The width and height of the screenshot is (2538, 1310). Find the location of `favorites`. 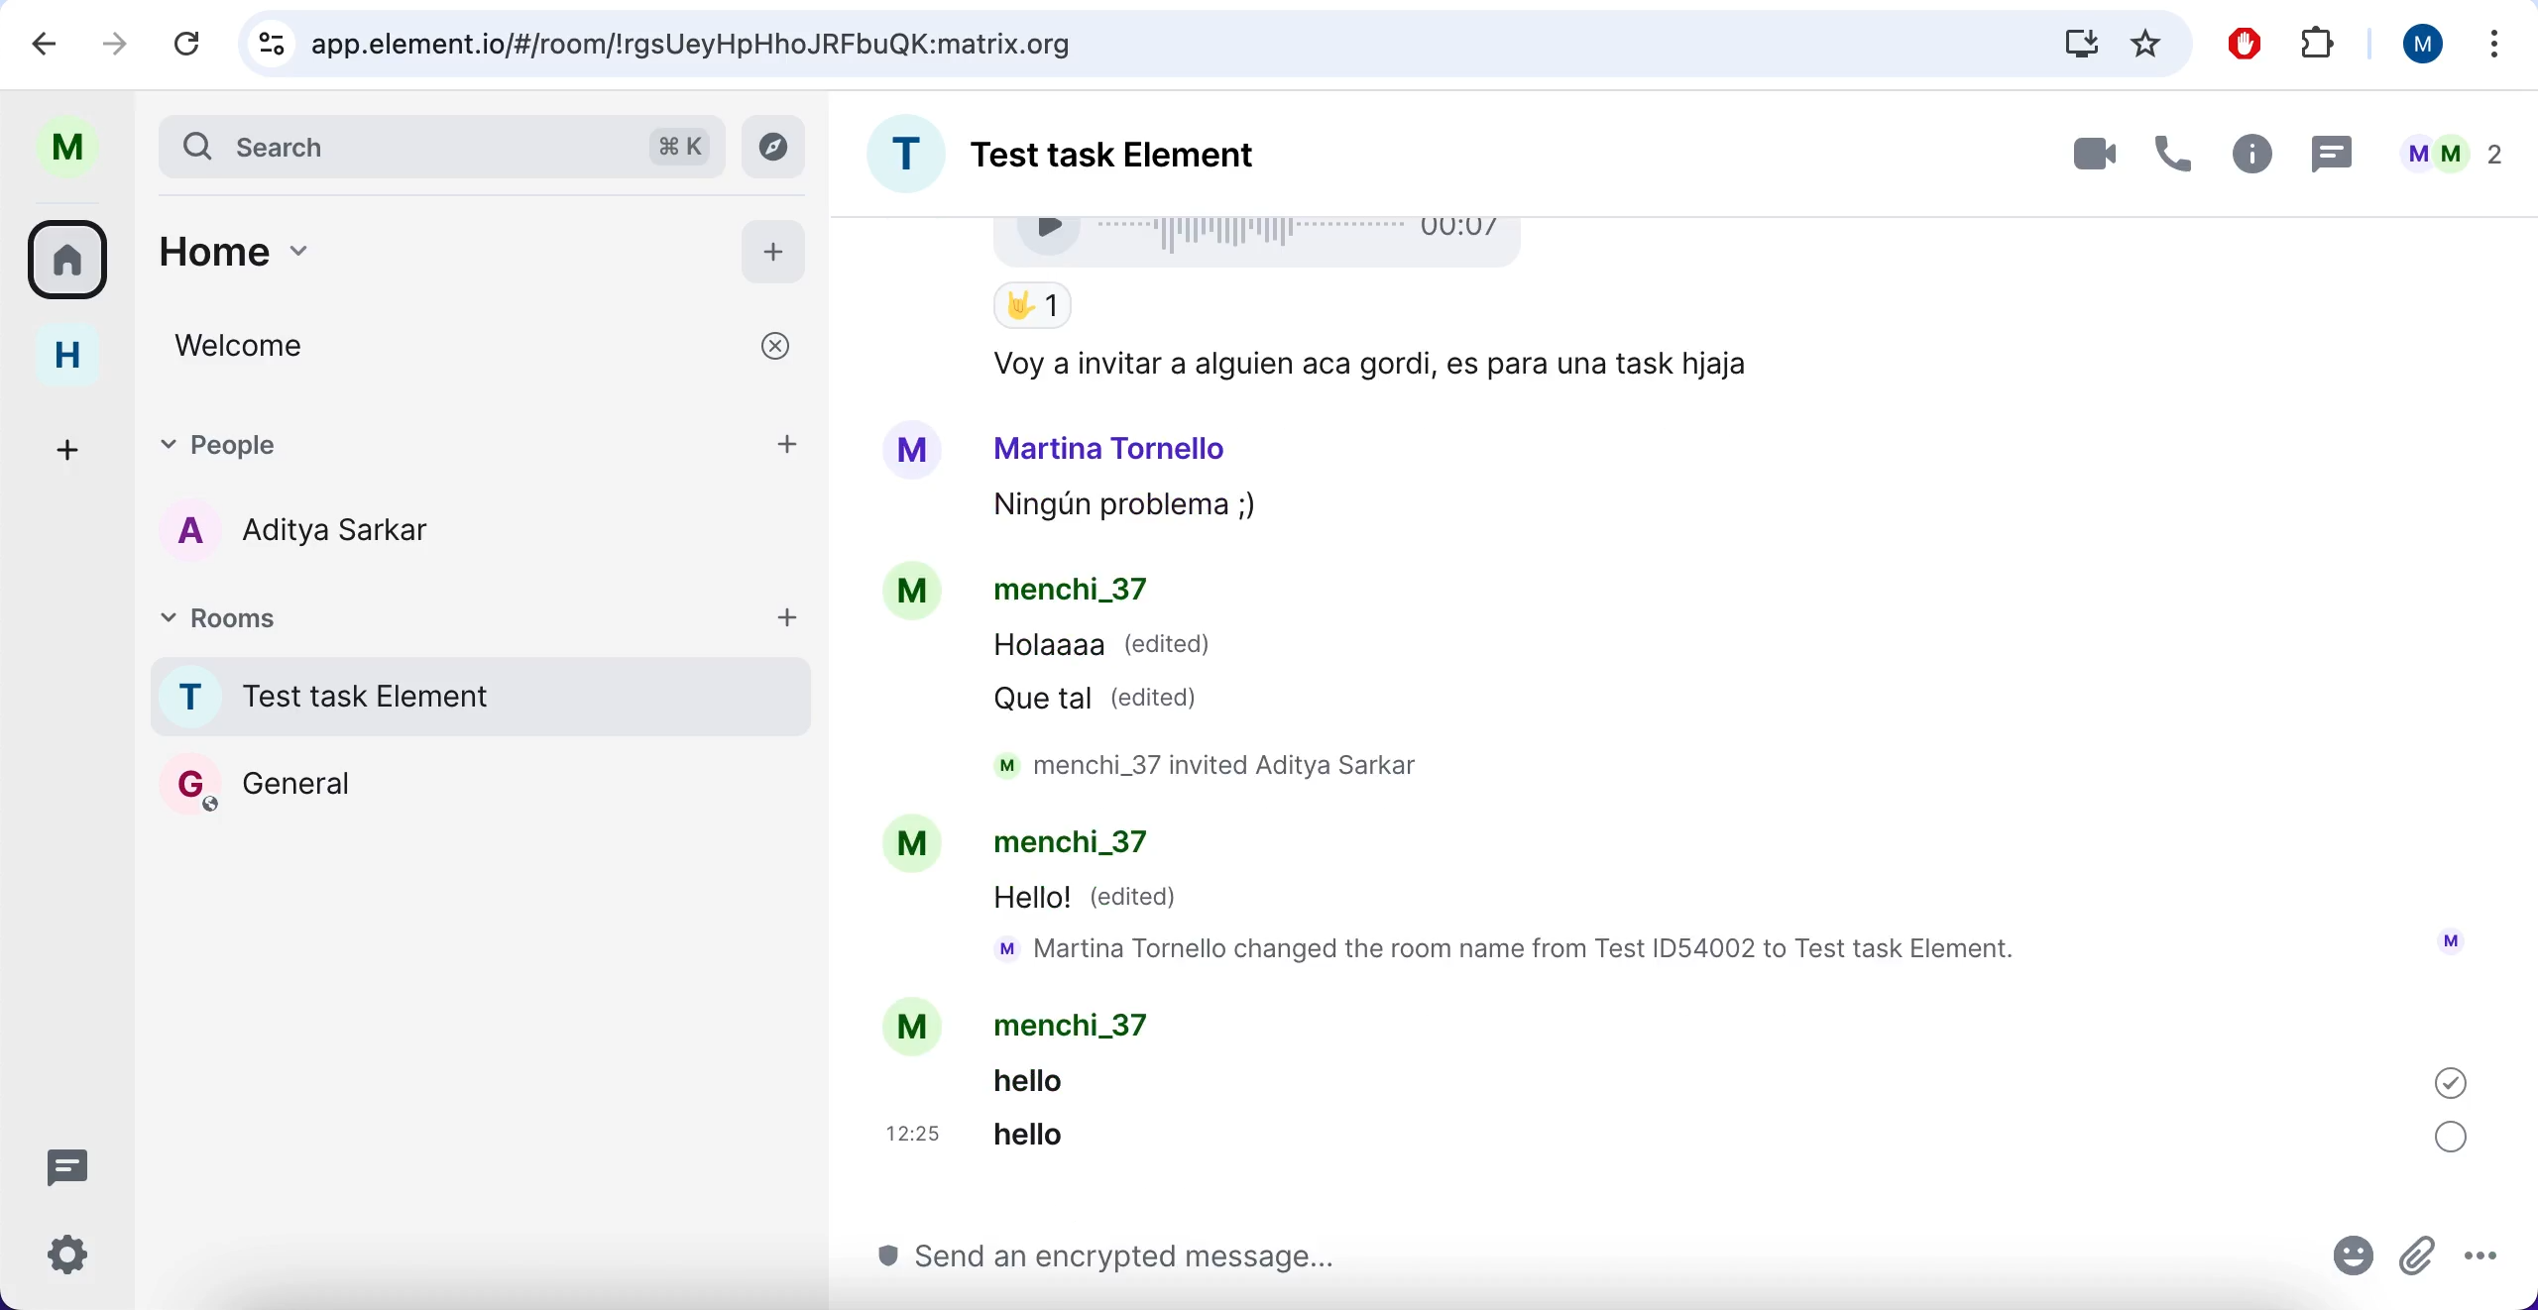

favorites is located at coordinates (2147, 46).